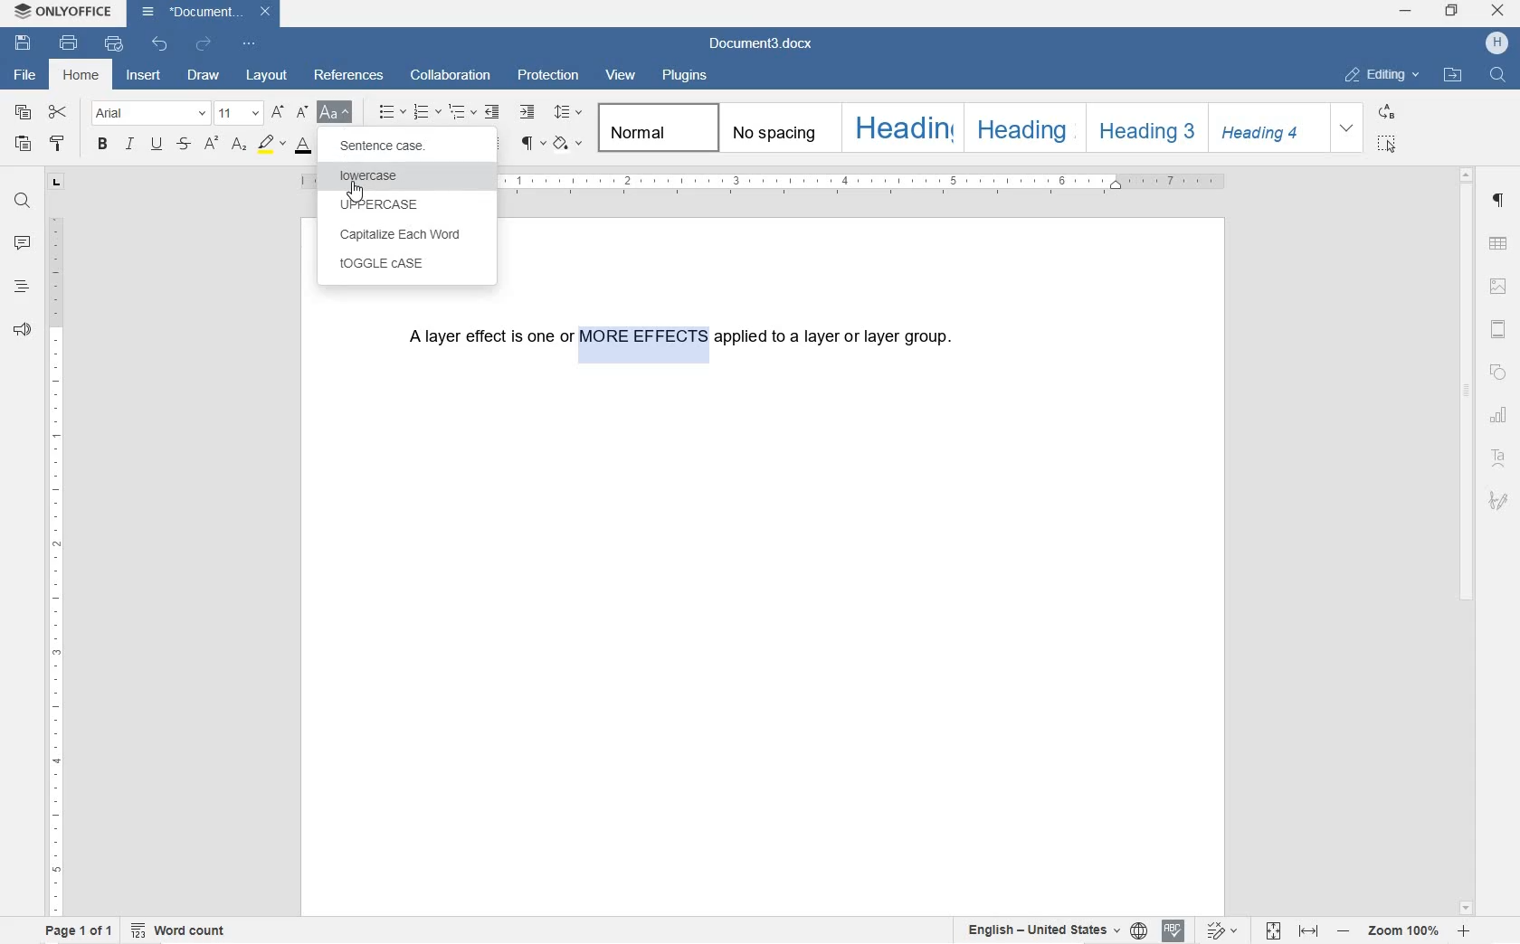 This screenshot has width=1520, height=944. I want to click on INSERT, so click(145, 79).